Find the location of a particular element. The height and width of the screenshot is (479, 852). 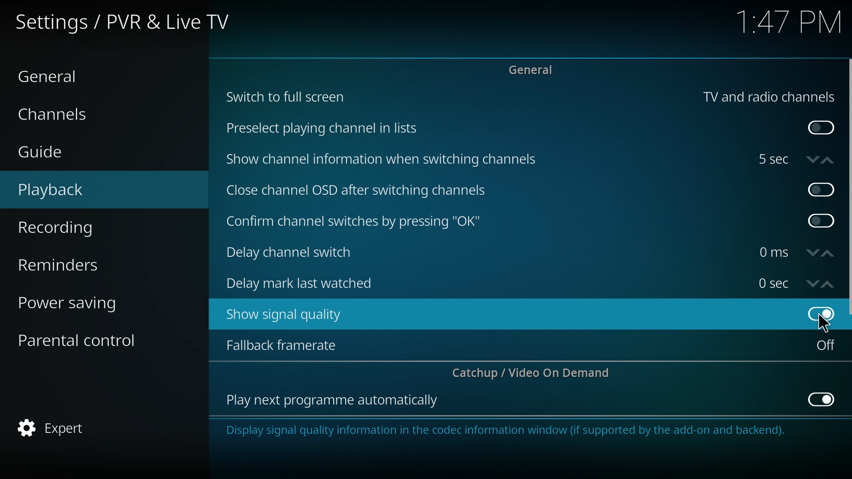

catchup/video on demand is located at coordinates (536, 373).